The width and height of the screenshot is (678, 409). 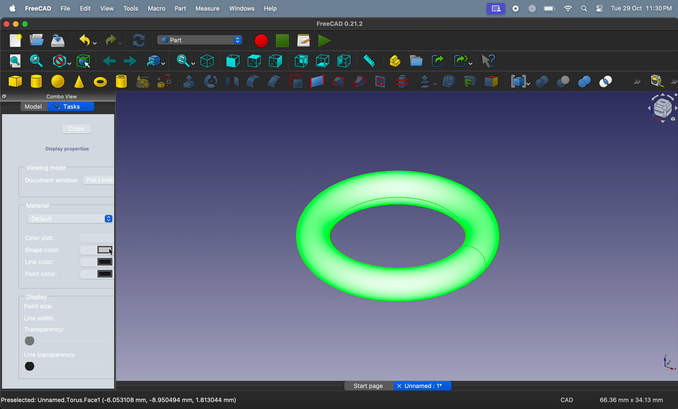 What do you see at coordinates (73, 150) in the screenshot?
I see `Display properties` at bounding box center [73, 150].